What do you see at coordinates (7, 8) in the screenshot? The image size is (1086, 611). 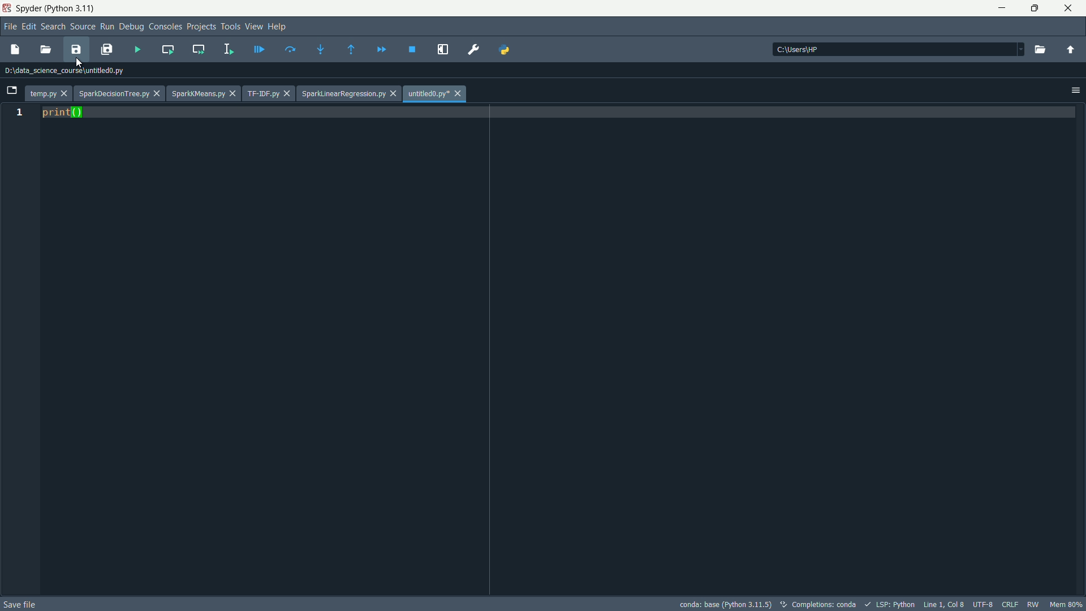 I see `App icon` at bounding box center [7, 8].